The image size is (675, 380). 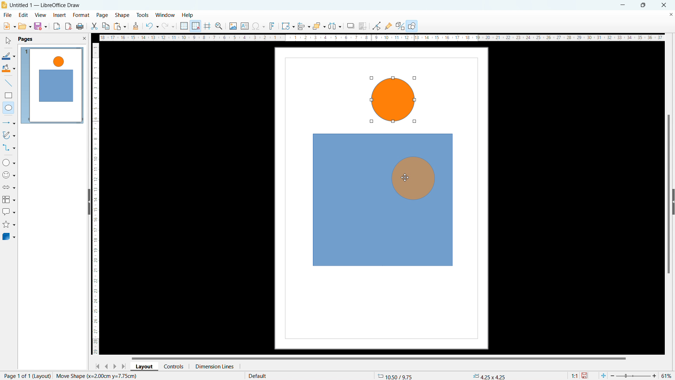 I want to click on close document, so click(x=671, y=14).